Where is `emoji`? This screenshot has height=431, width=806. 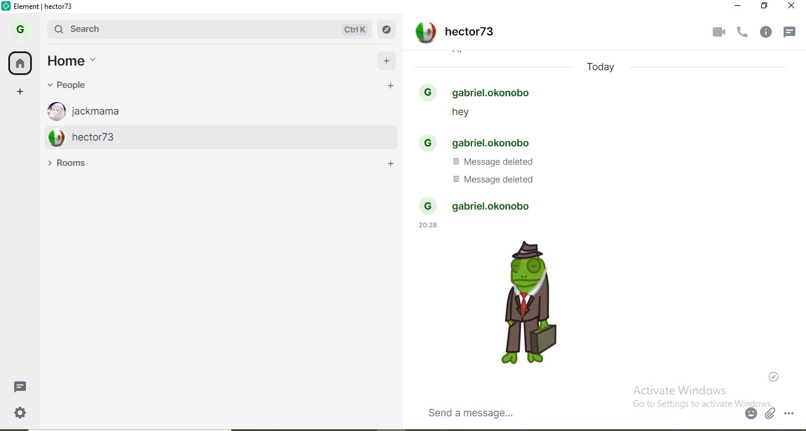 emoji is located at coordinates (752, 414).